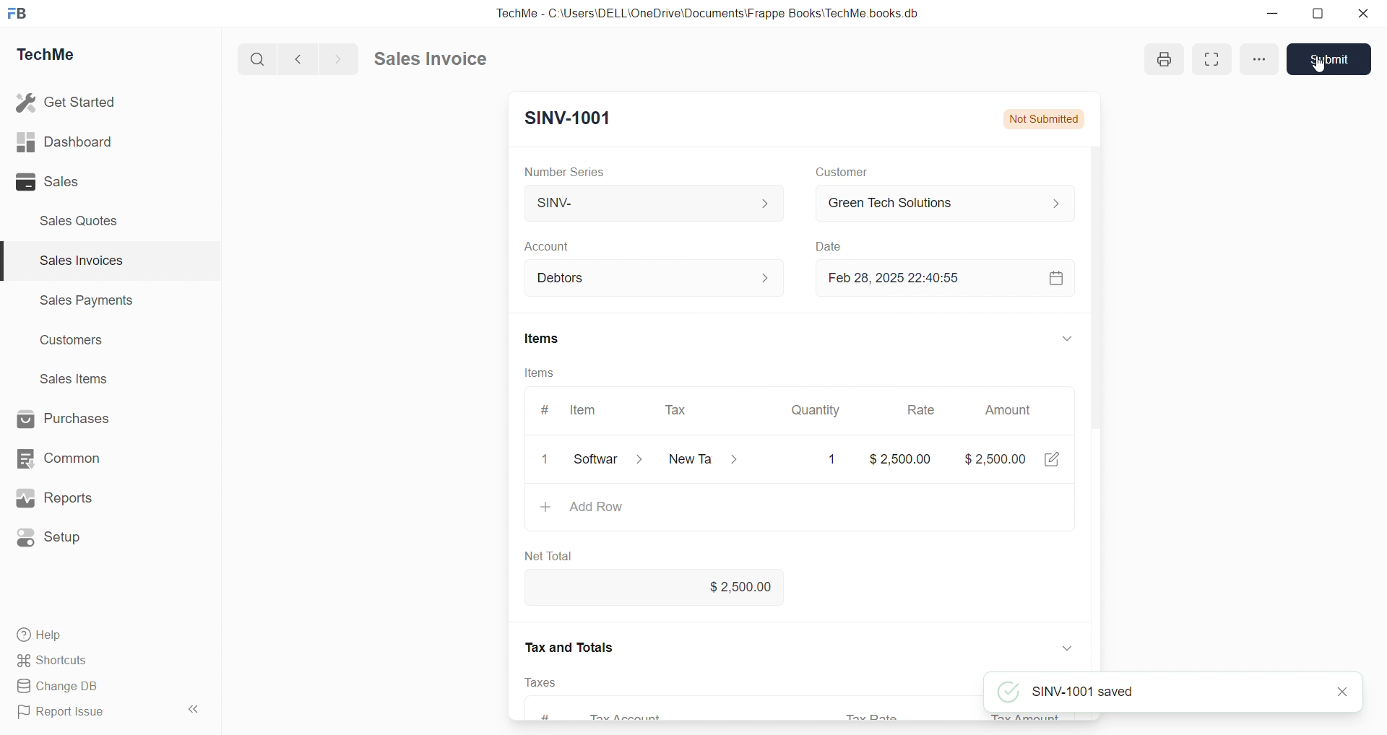 The height and width of the screenshot is (735, 1387). I want to click on close, so click(545, 459).